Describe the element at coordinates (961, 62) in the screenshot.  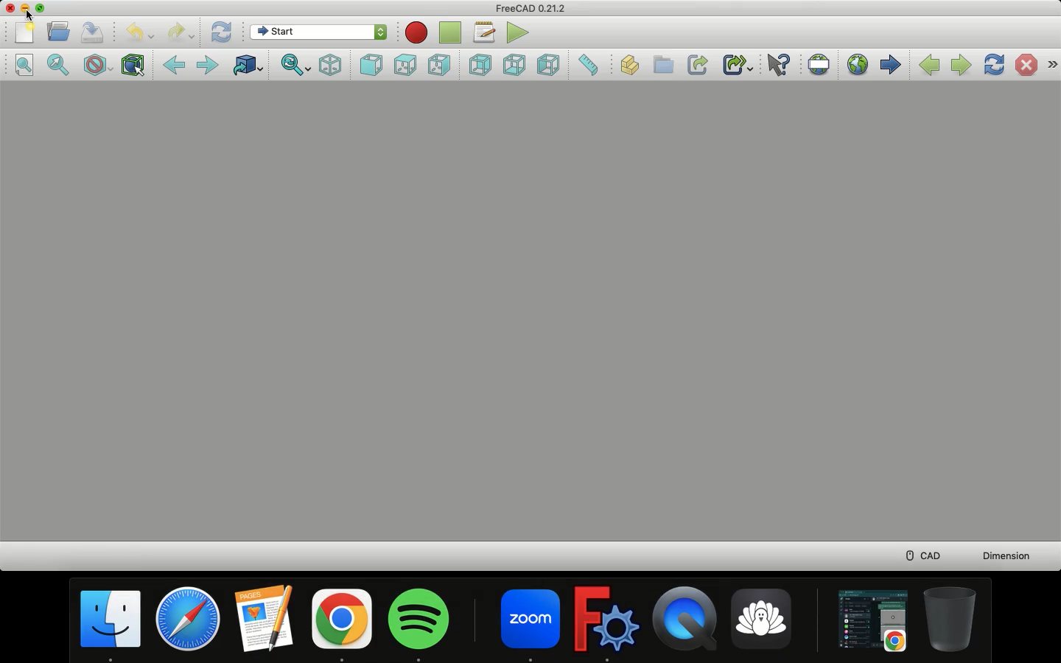
I see `Next page` at that location.